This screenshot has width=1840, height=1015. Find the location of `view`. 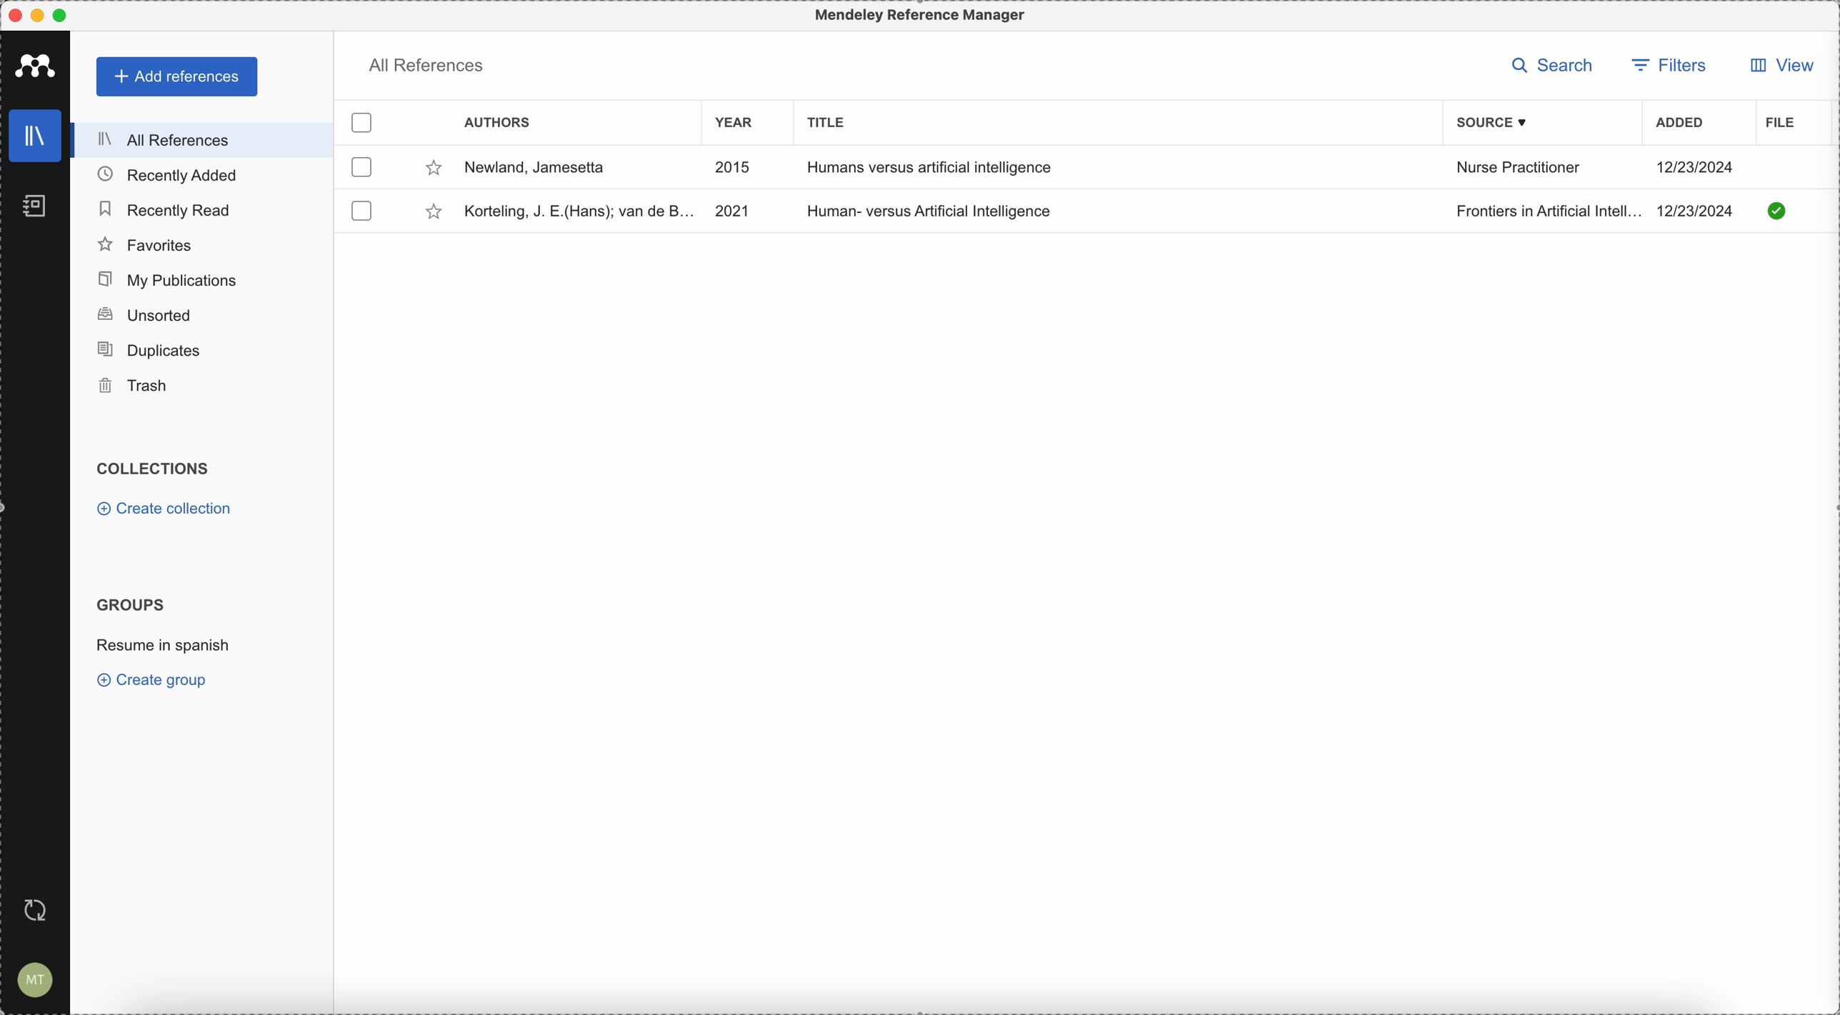

view is located at coordinates (1776, 69).